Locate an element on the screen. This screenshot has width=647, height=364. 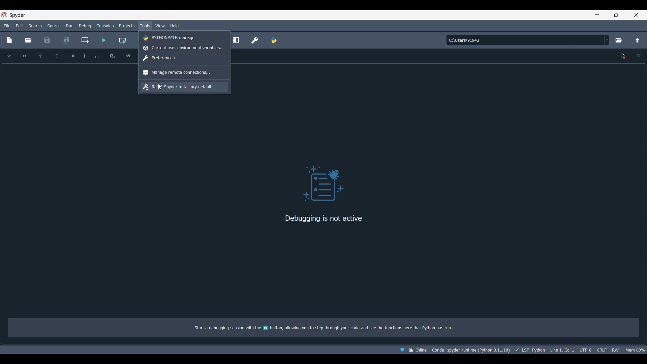
Run file is located at coordinates (104, 40).